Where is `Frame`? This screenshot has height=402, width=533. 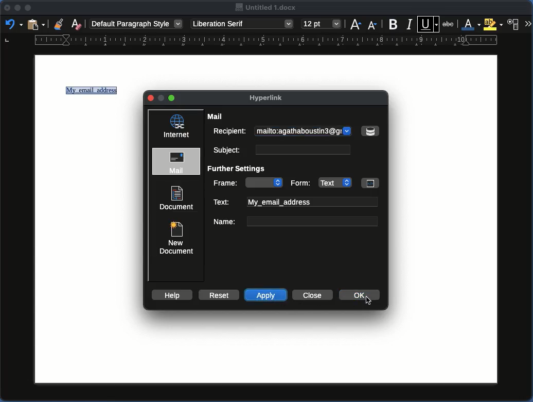
Frame is located at coordinates (248, 182).